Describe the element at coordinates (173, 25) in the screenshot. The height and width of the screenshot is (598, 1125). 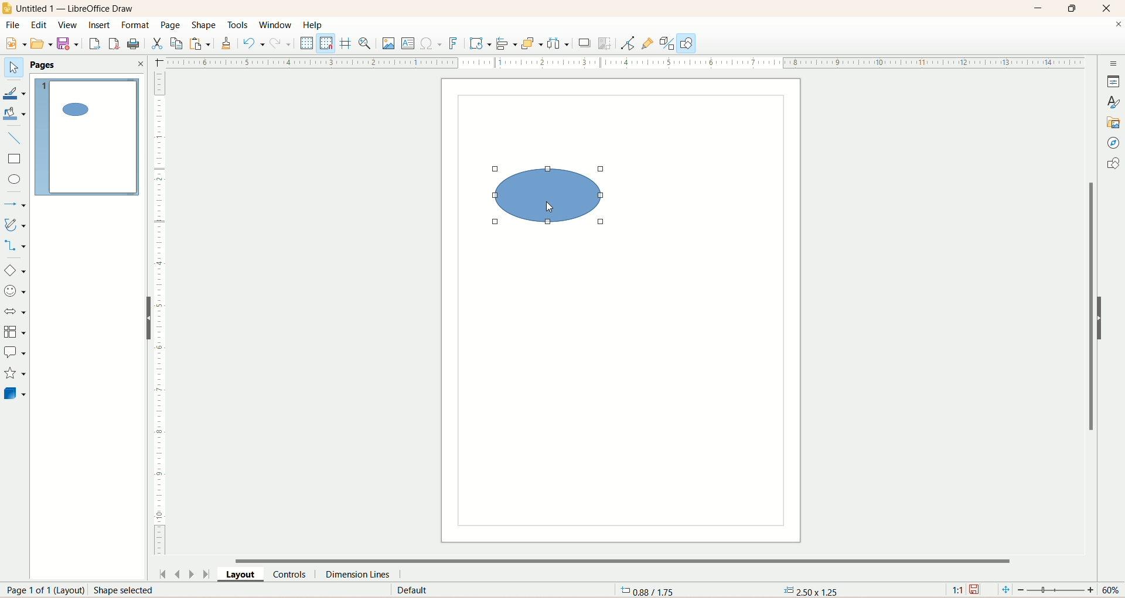
I see `page` at that location.